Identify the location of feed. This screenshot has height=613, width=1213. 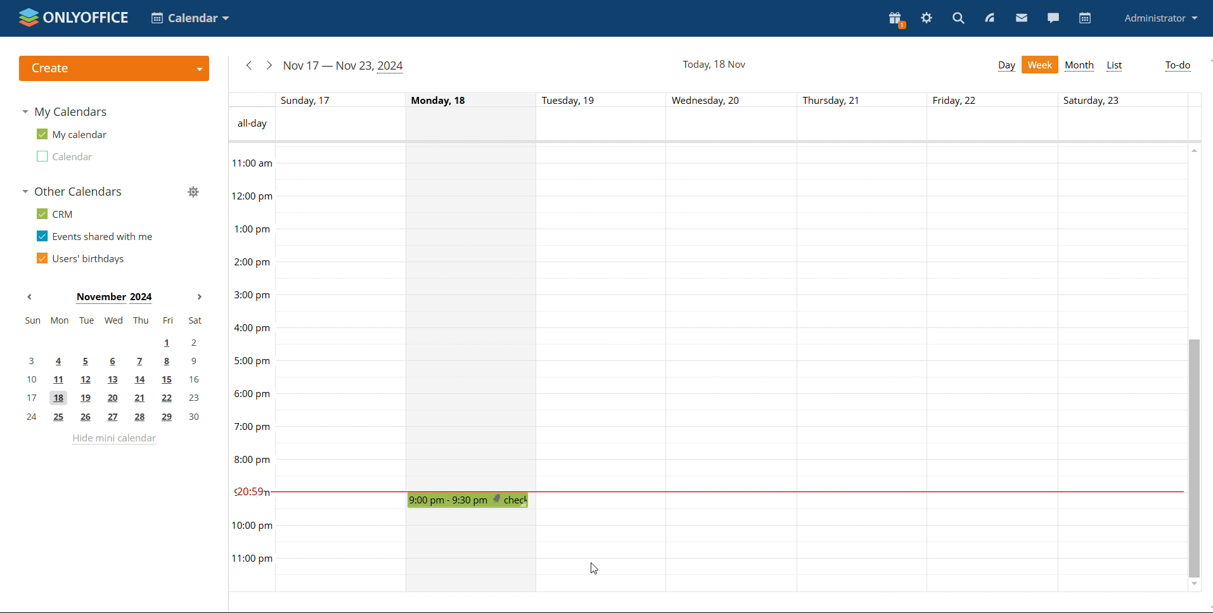
(989, 17).